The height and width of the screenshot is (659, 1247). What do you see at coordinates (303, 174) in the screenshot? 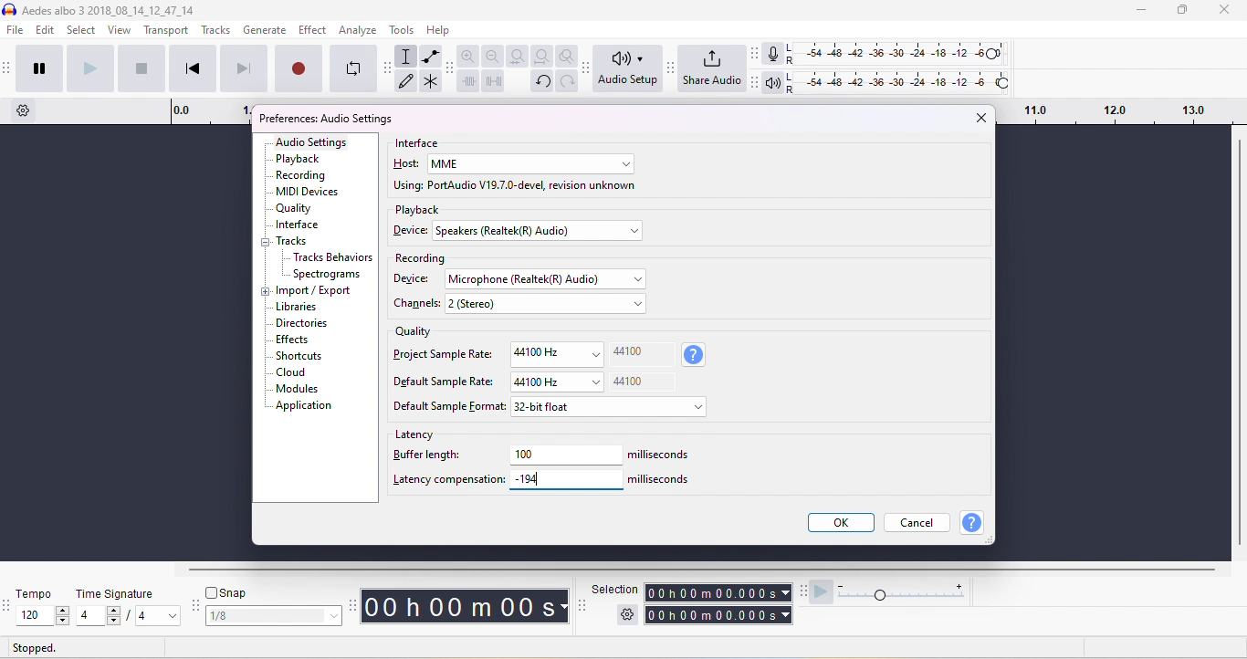
I see `recording` at bounding box center [303, 174].